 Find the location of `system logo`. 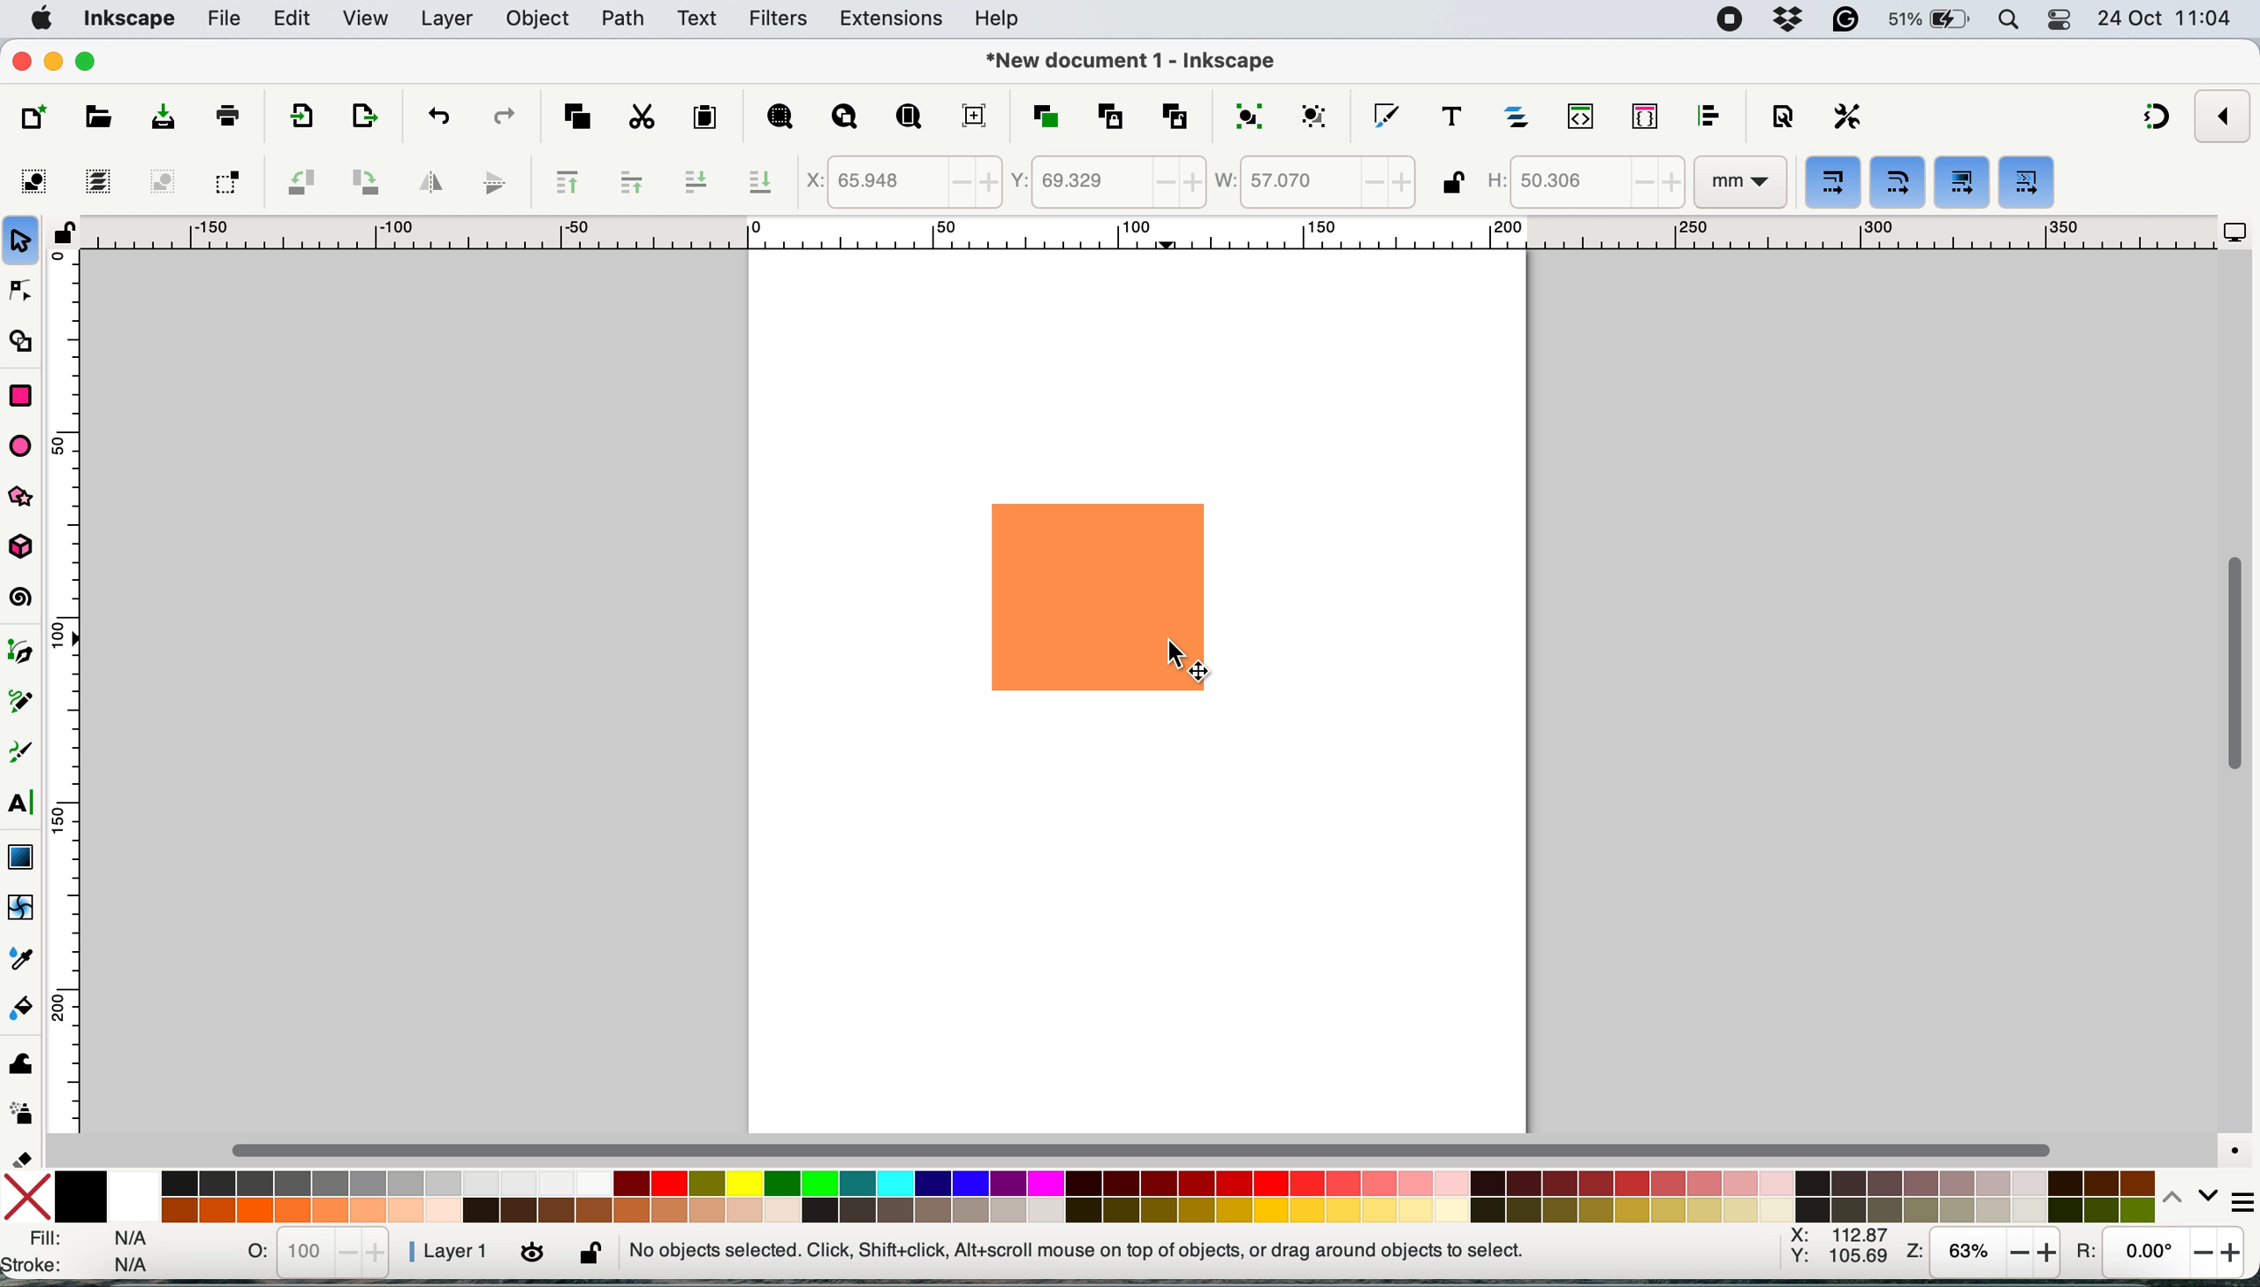

system logo is located at coordinates (42, 18).